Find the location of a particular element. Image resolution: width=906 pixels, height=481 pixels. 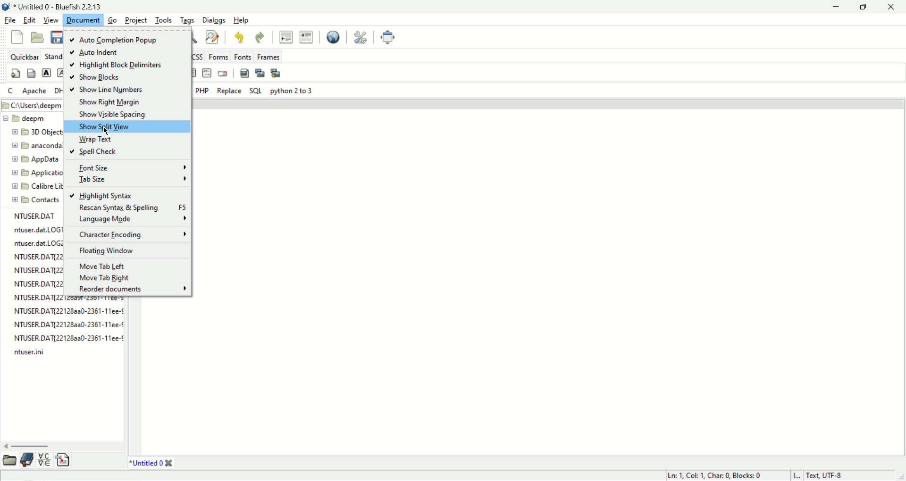

unindent is located at coordinates (286, 38).